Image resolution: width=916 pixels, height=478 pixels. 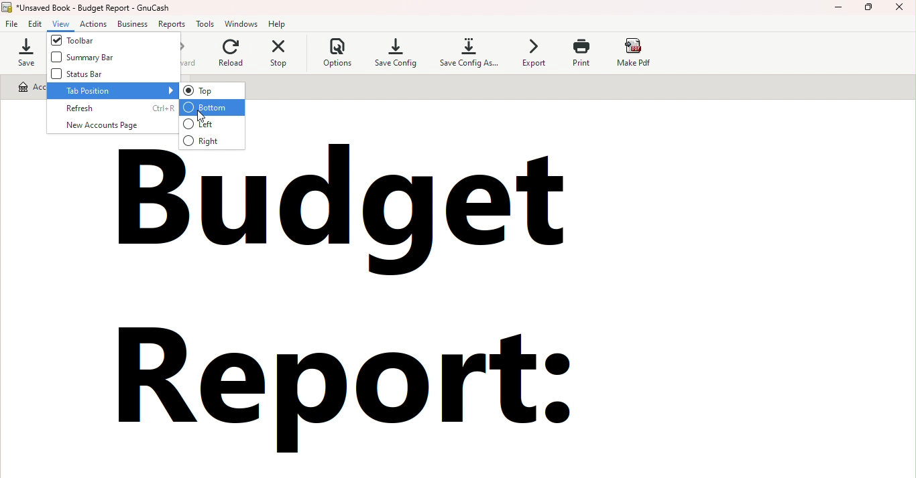 What do you see at coordinates (228, 54) in the screenshot?
I see `Reload` at bounding box center [228, 54].